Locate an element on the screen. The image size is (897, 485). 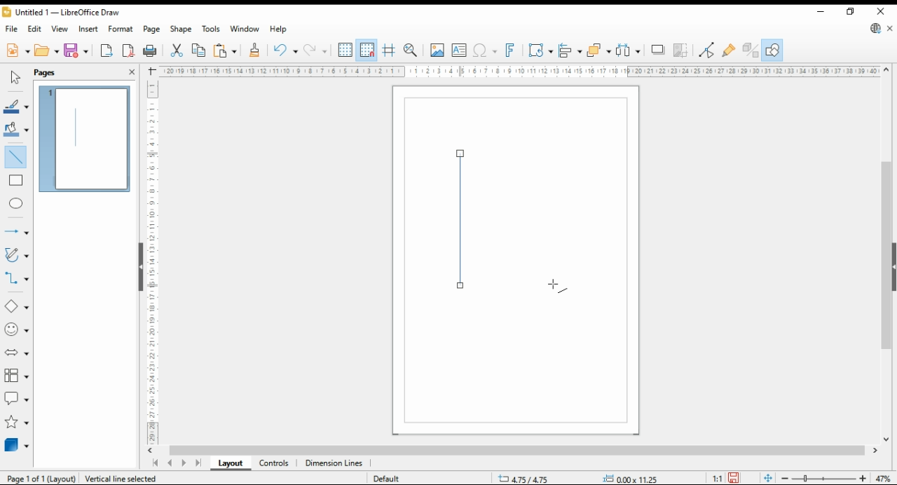
zoom slider is located at coordinates (824, 479).